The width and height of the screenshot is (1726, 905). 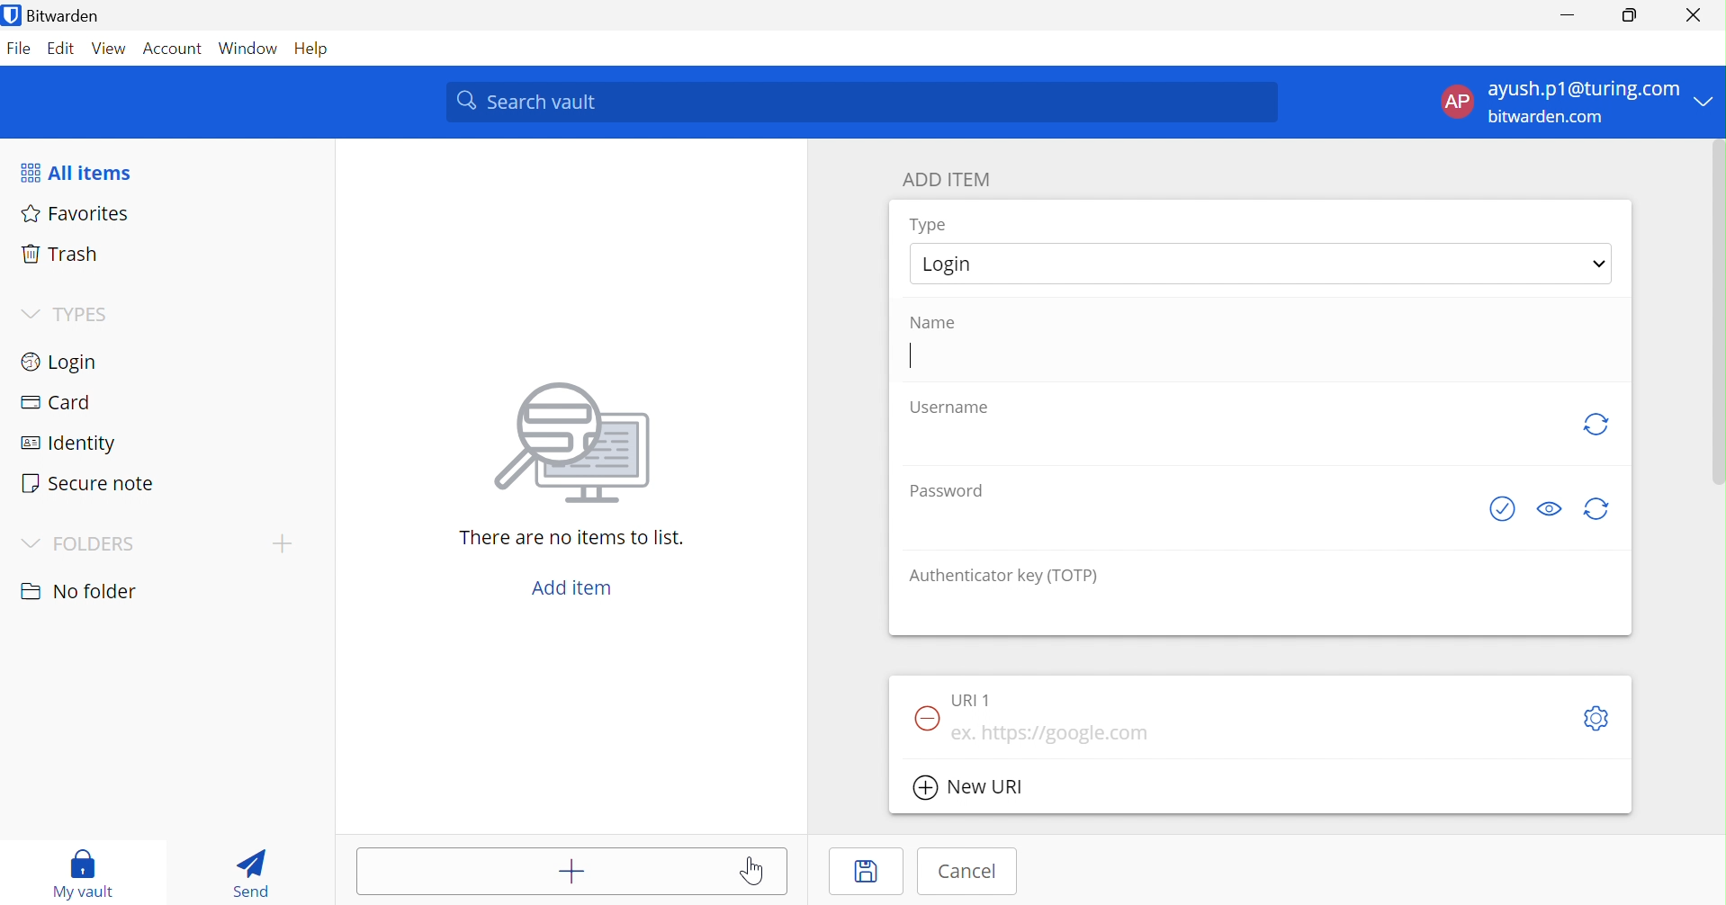 What do you see at coordinates (319, 49) in the screenshot?
I see `Help` at bounding box center [319, 49].